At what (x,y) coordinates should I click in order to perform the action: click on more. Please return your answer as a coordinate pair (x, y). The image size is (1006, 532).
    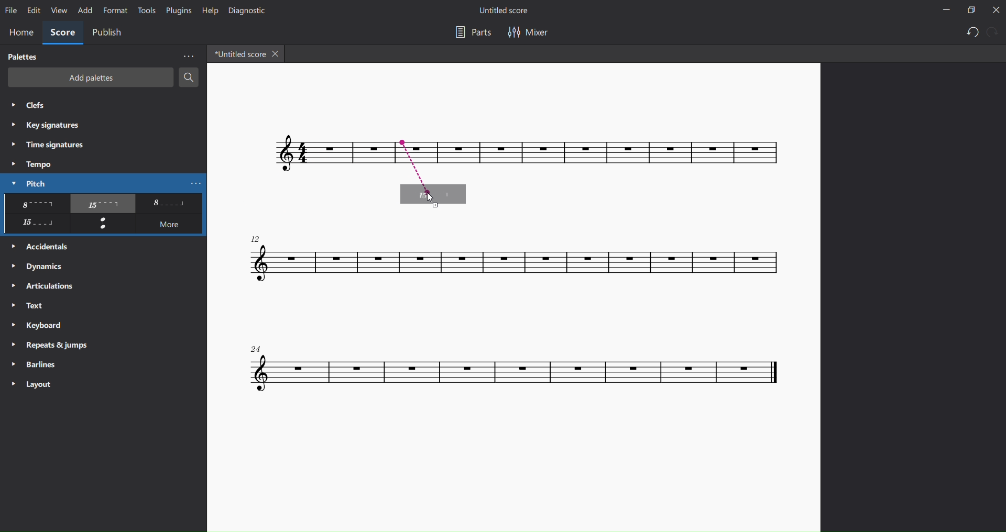
    Looking at the image, I should click on (185, 57).